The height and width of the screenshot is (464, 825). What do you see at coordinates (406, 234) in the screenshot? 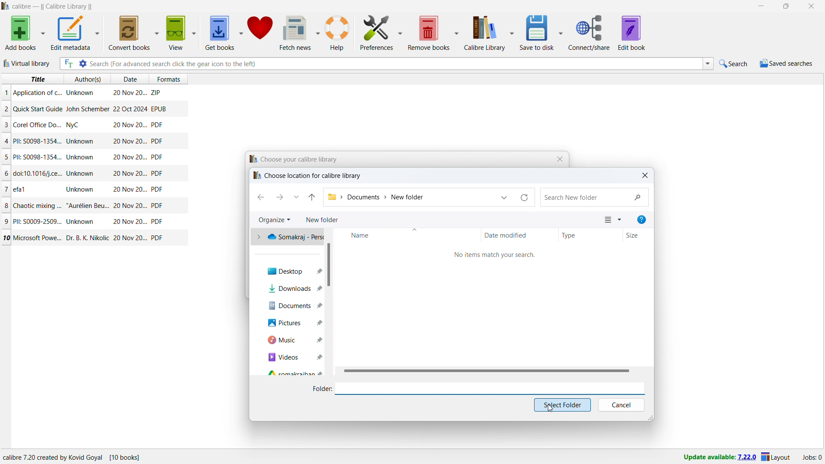
I see `name` at bounding box center [406, 234].